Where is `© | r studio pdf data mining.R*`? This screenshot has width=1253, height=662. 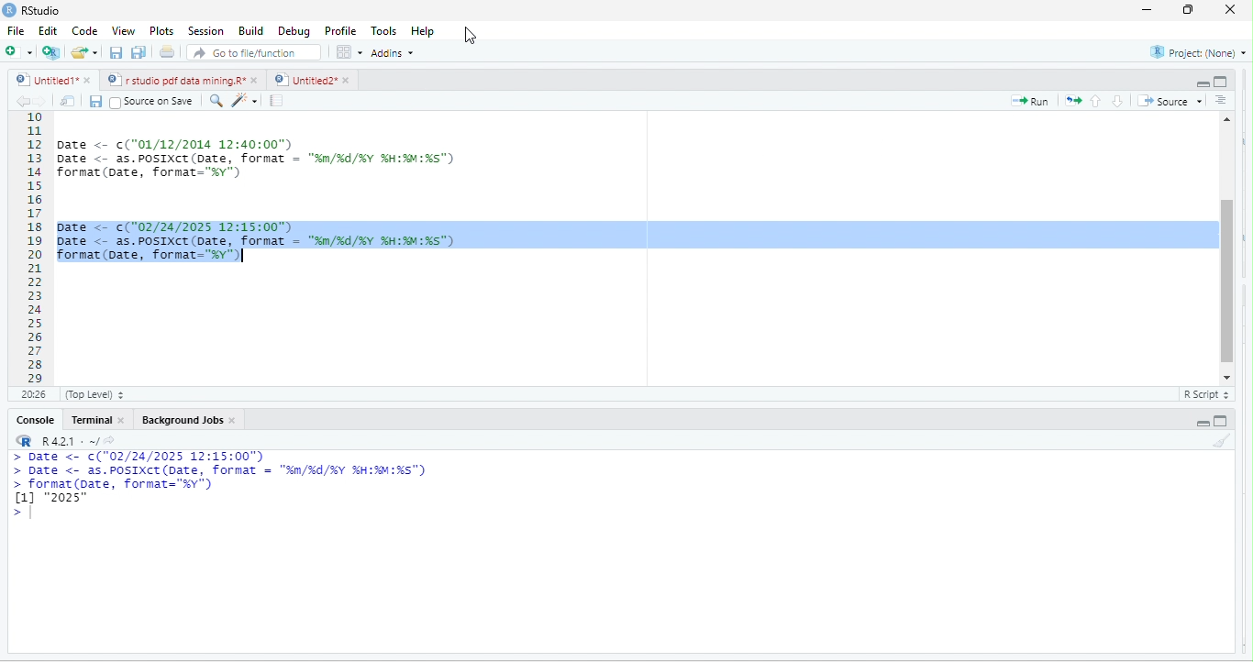
© | r studio pdf data mining.R* is located at coordinates (177, 81).